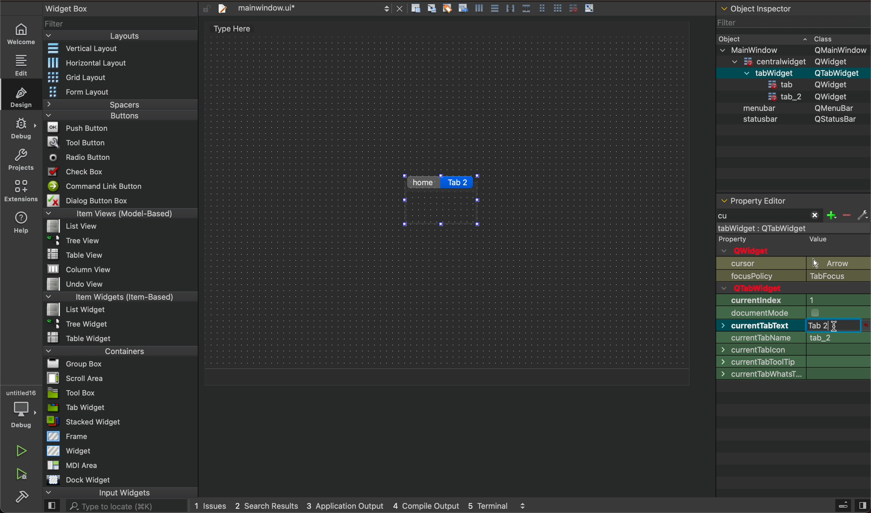  I want to click on close sidebar, so click(849, 506).